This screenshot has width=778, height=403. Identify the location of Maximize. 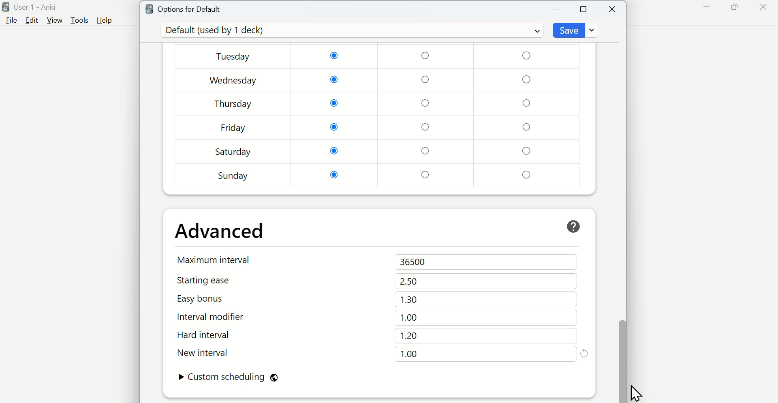
(584, 9).